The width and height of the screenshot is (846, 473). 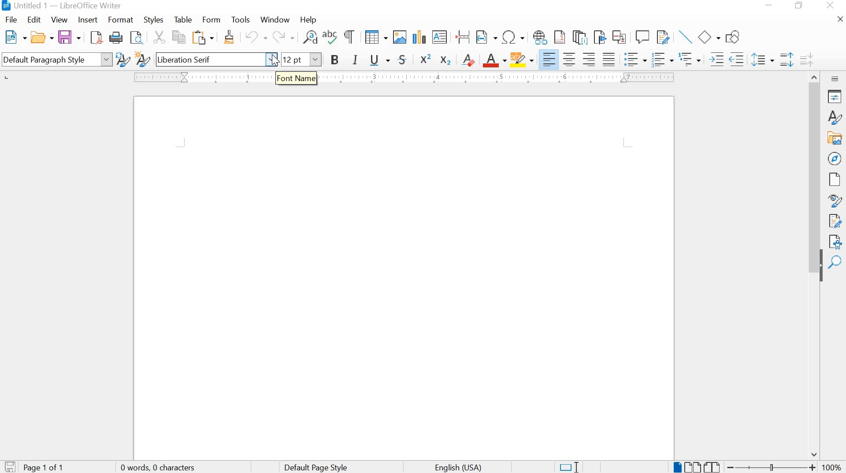 I want to click on FIND AND REPLACE, so click(x=309, y=37).